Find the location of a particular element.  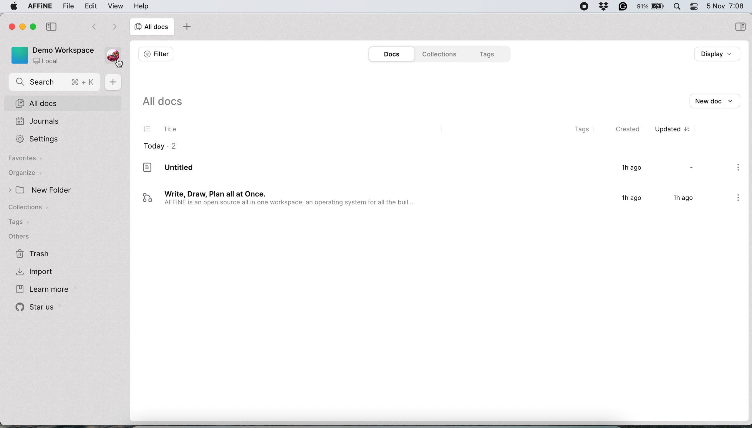

view is located at coordinates (116, 6).